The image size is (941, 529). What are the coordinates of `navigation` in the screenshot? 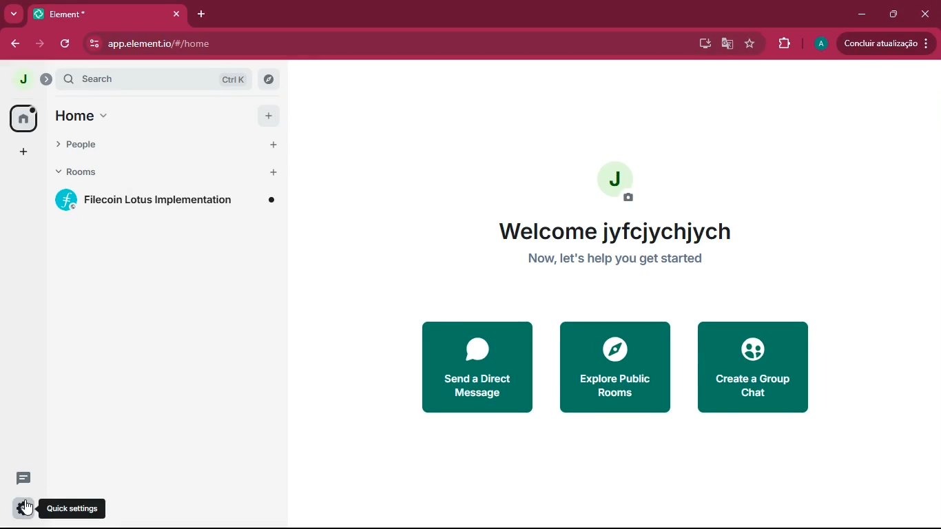 It's located at (749, 44).